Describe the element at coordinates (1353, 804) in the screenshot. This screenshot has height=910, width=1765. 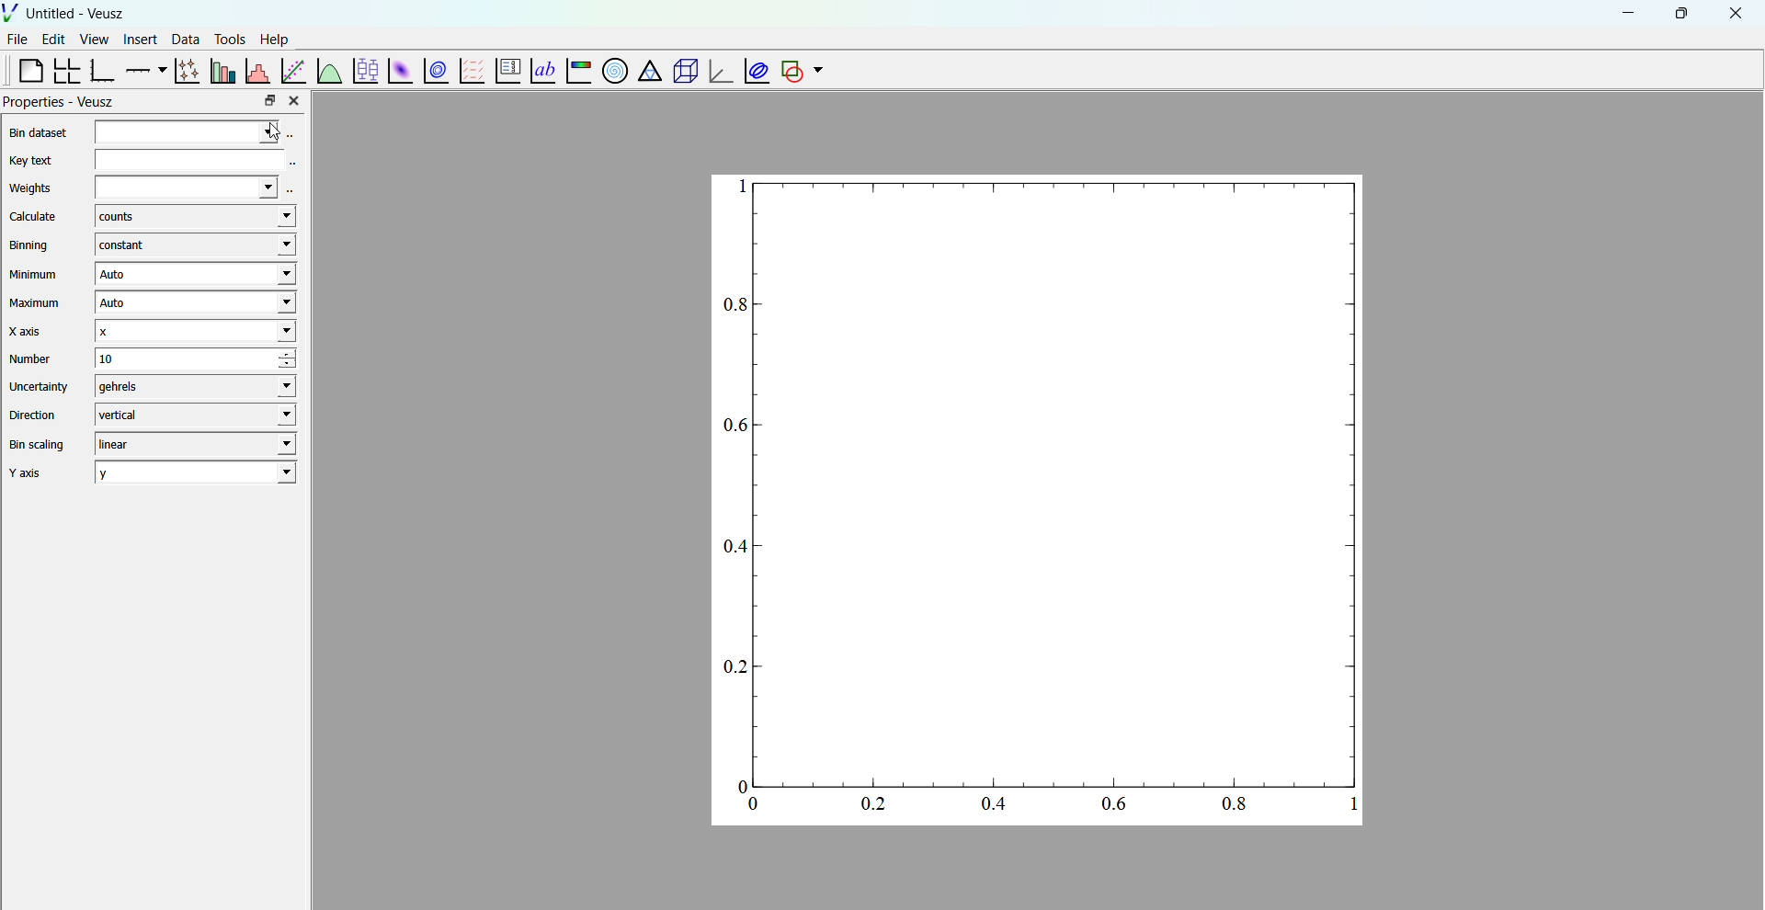
I see `1` at that location.